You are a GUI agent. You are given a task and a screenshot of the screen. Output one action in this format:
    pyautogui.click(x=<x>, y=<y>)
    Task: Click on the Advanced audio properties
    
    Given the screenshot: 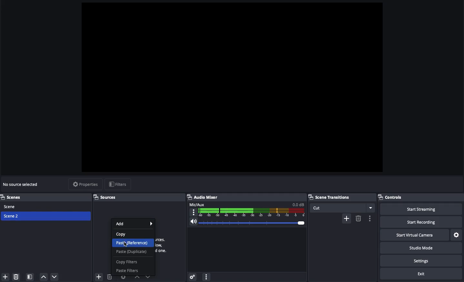 What is the action you would take?
    pyautogui.click(x=193, y=276)
    